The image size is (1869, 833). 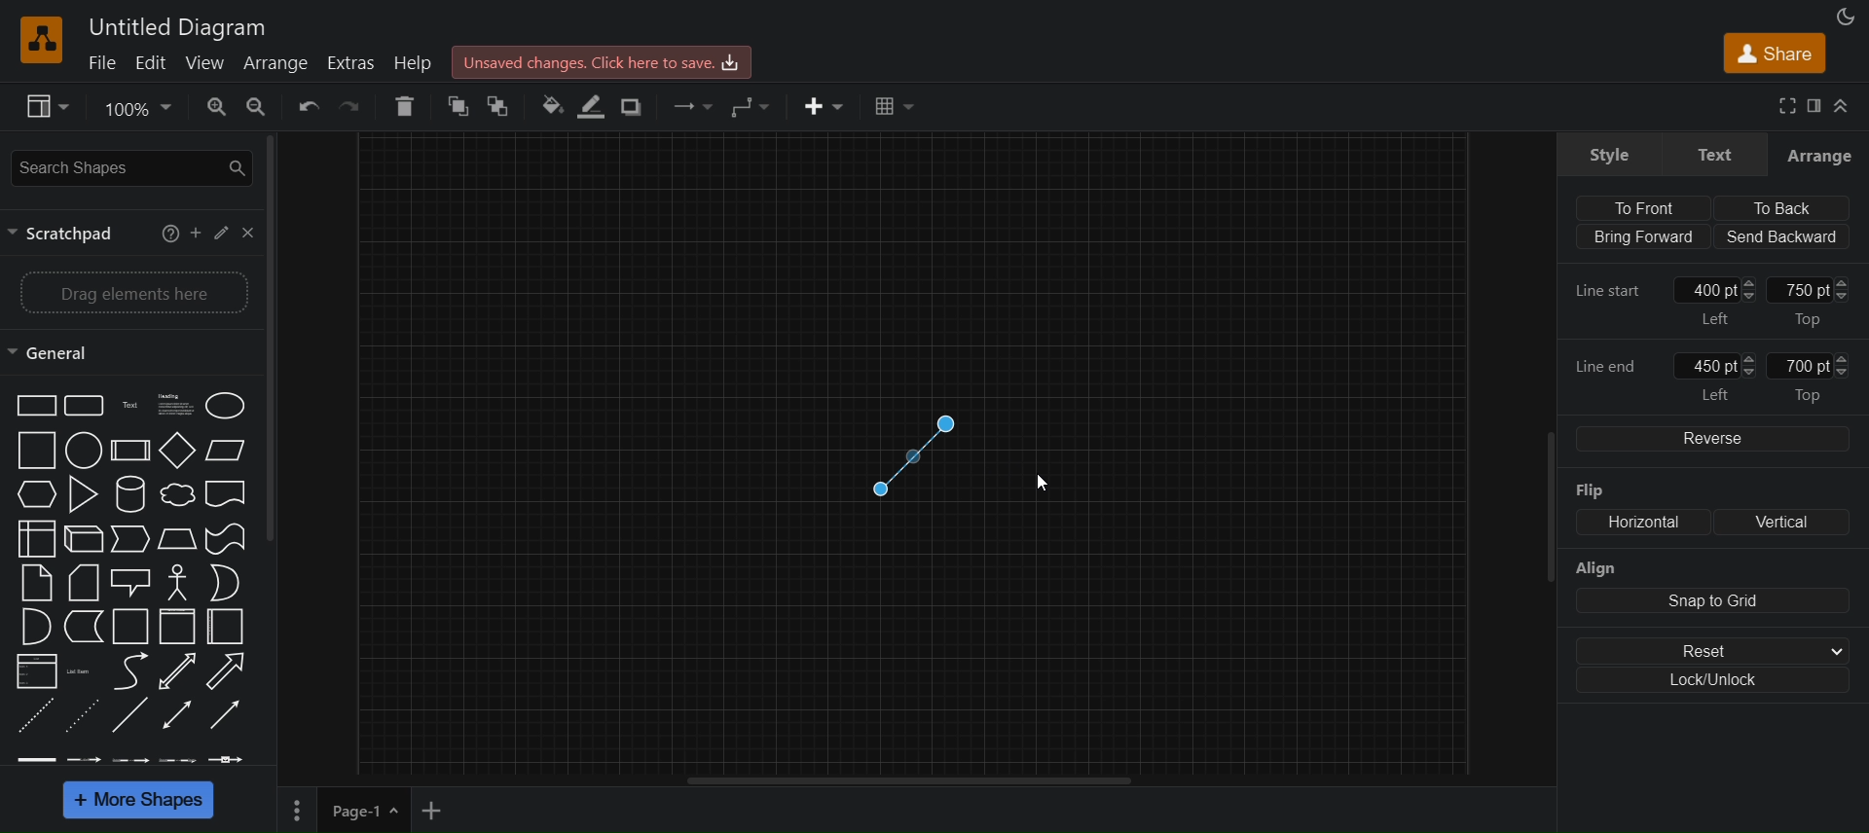 What do you see at coordinates (919, 780) in the screenshot?
I see `horizontal scroll bar` at bounding box center [919, 780].